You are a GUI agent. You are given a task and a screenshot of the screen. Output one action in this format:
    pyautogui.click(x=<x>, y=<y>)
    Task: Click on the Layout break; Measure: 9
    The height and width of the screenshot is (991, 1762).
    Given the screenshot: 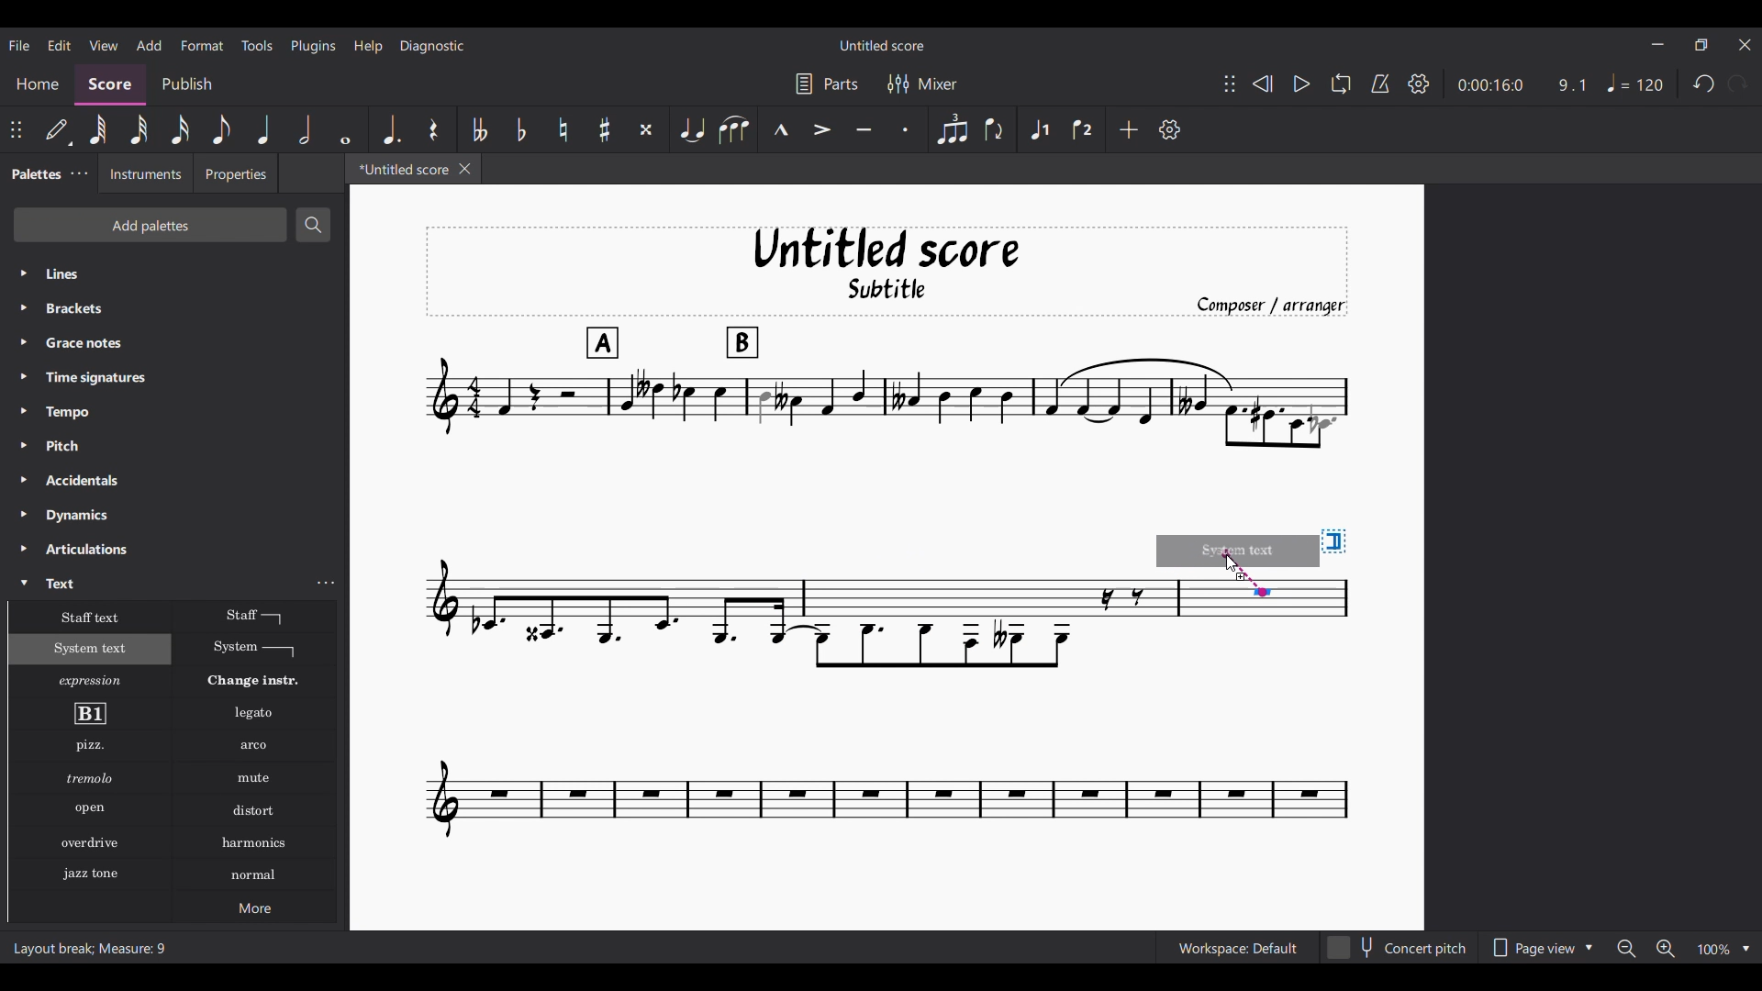 What is the action you would take?
    pyautogui.click(x=95, y=947)
    